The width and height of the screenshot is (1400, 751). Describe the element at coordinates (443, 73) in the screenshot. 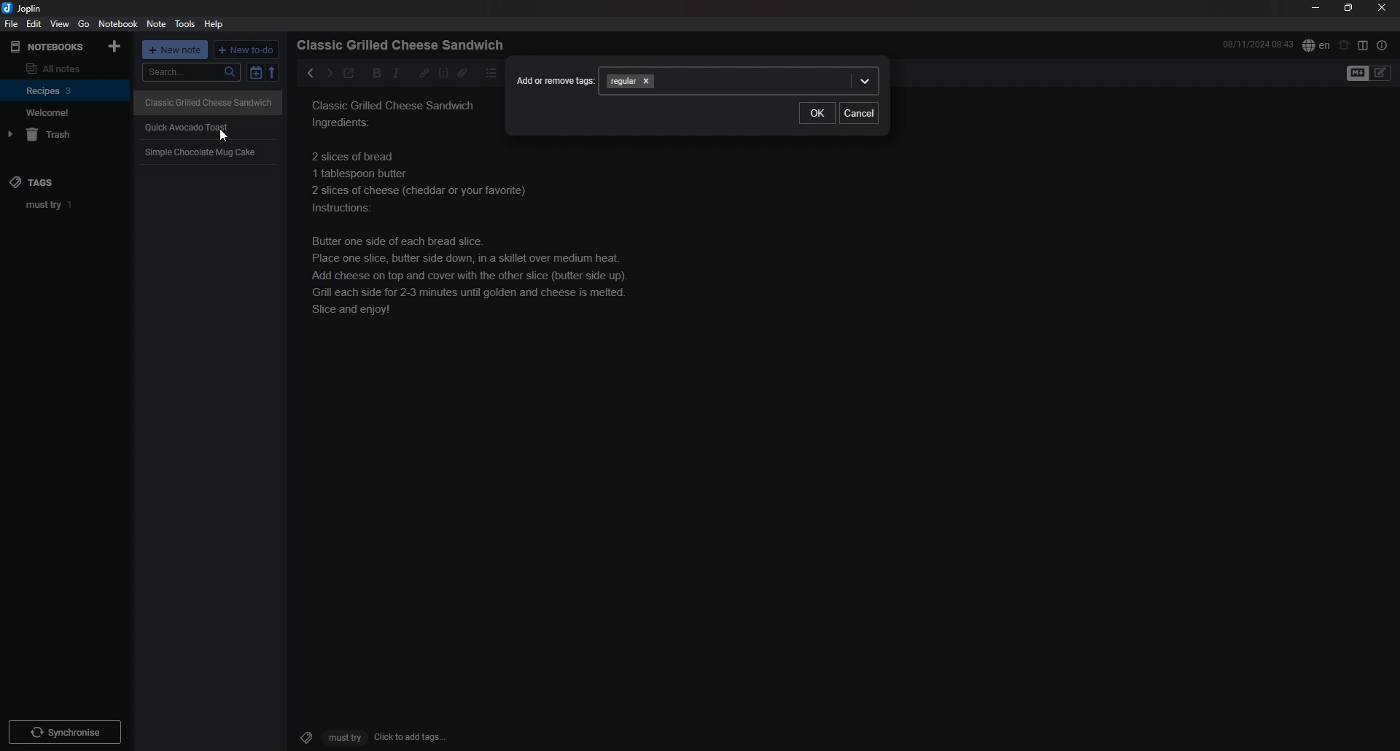

I see `code` at that location.